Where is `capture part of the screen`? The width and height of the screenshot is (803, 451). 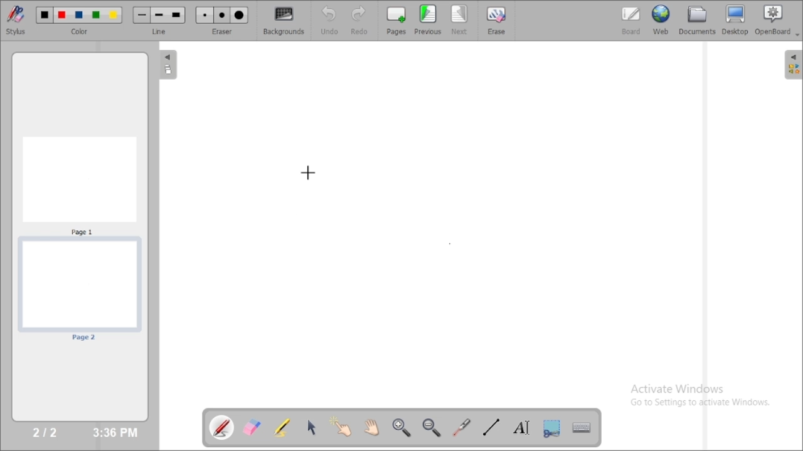
capture part of the screen is located at coordinates (551, 428).